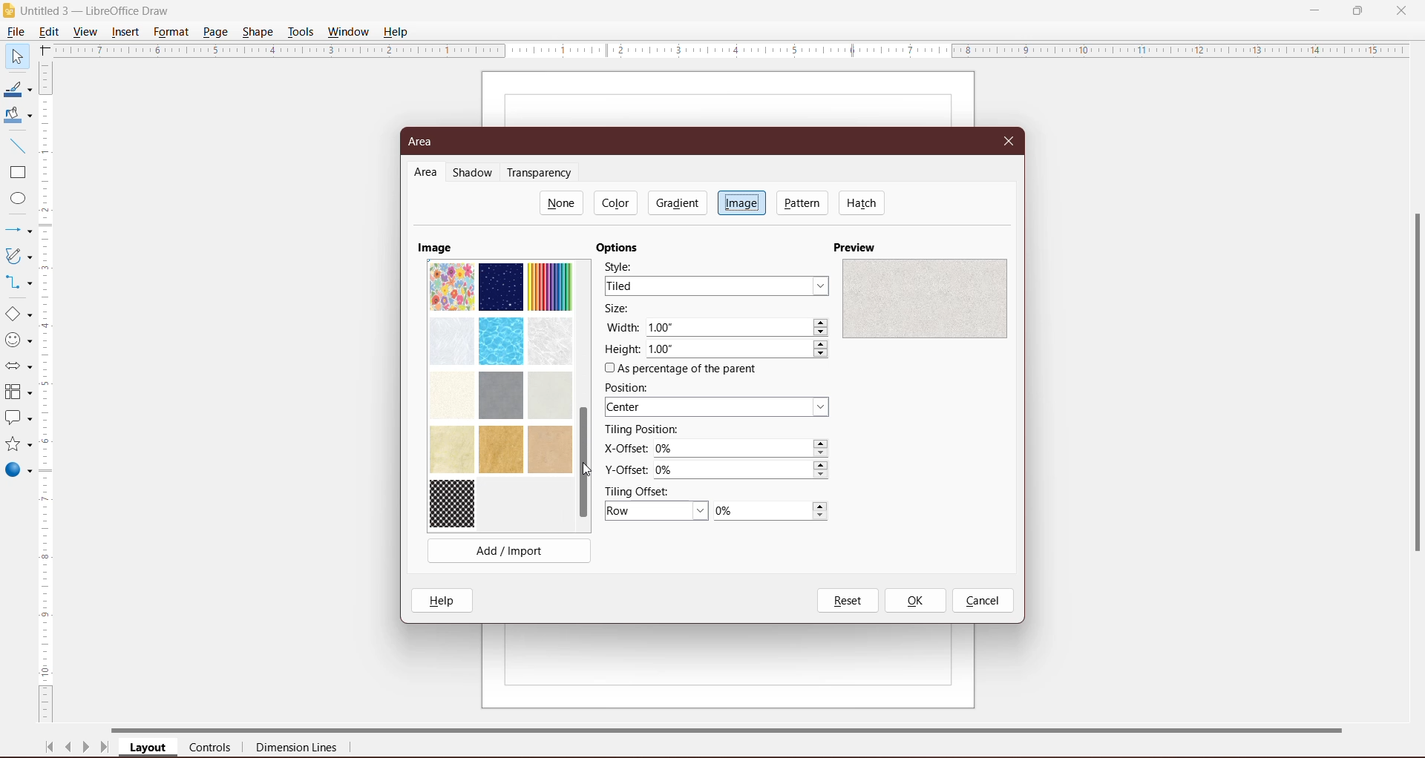 The image size is (1425, 758). Describe the element at coordinates (738, 350) in the screenshot. I see `Set required height` at that location.